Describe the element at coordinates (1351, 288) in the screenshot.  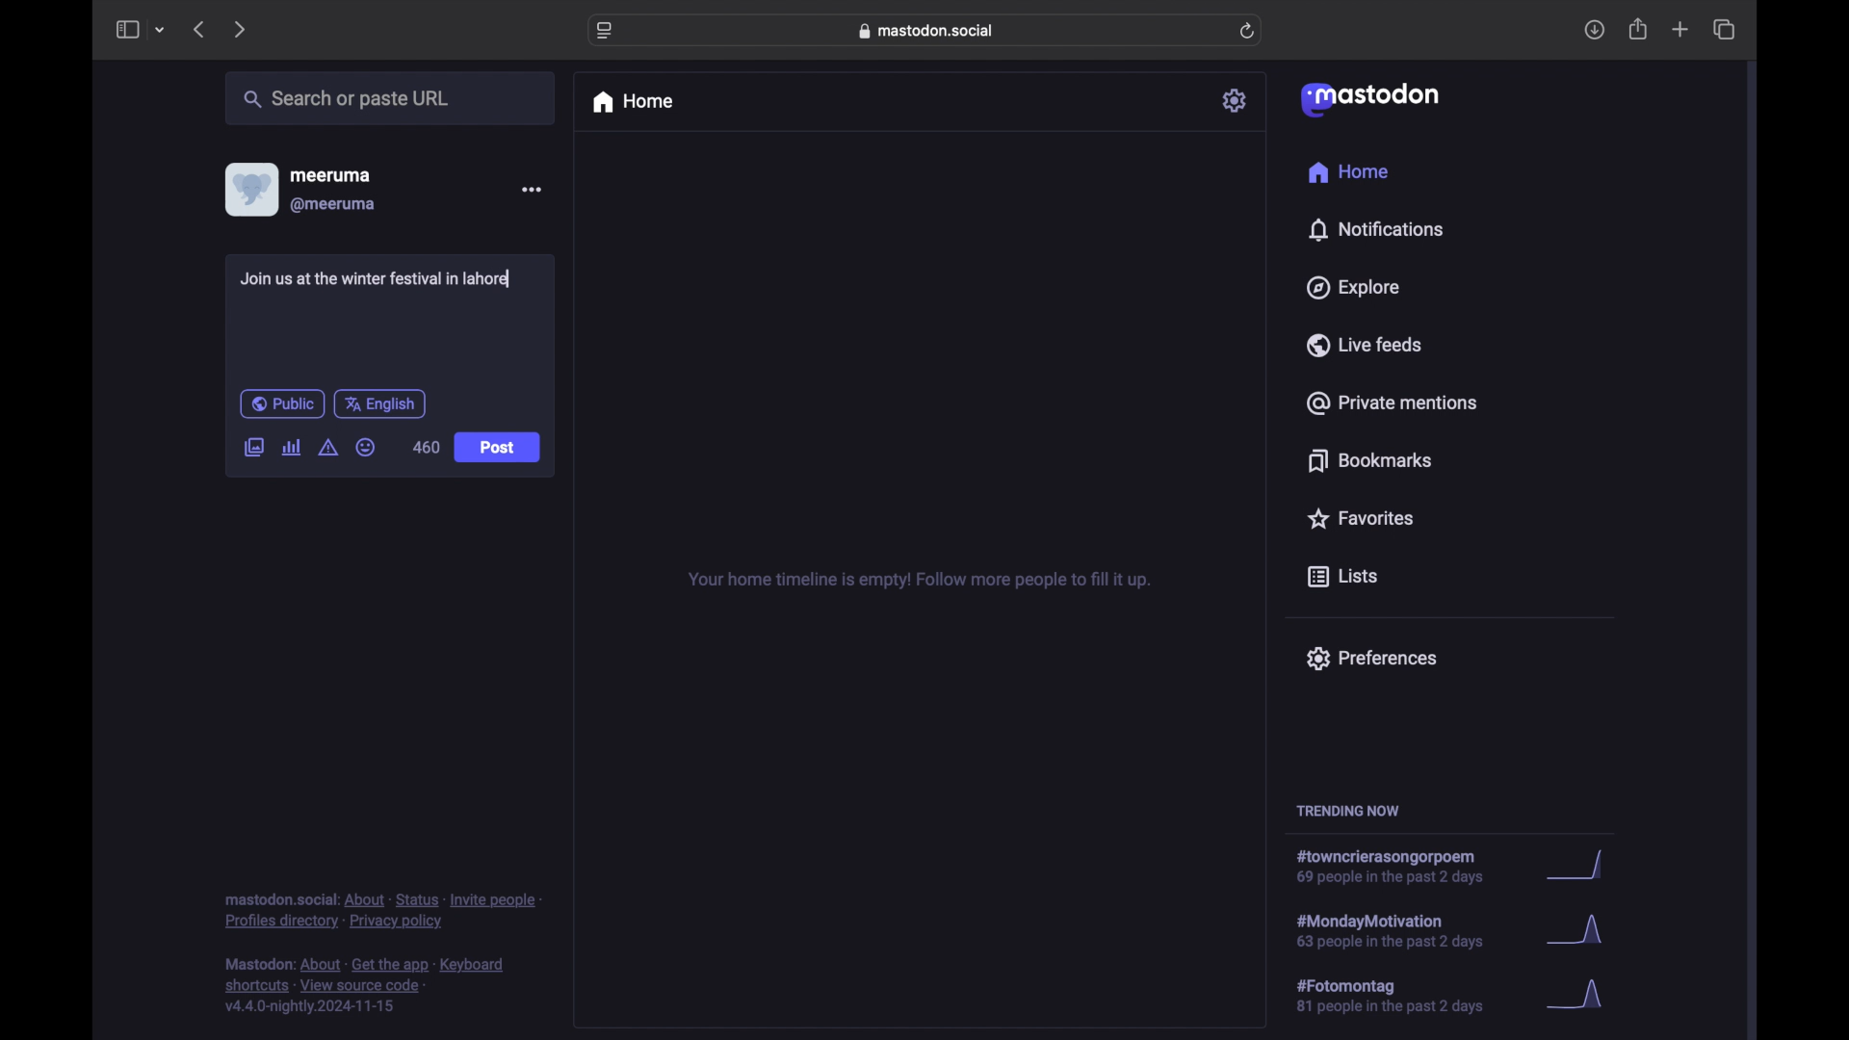
I see `explore` at that location.